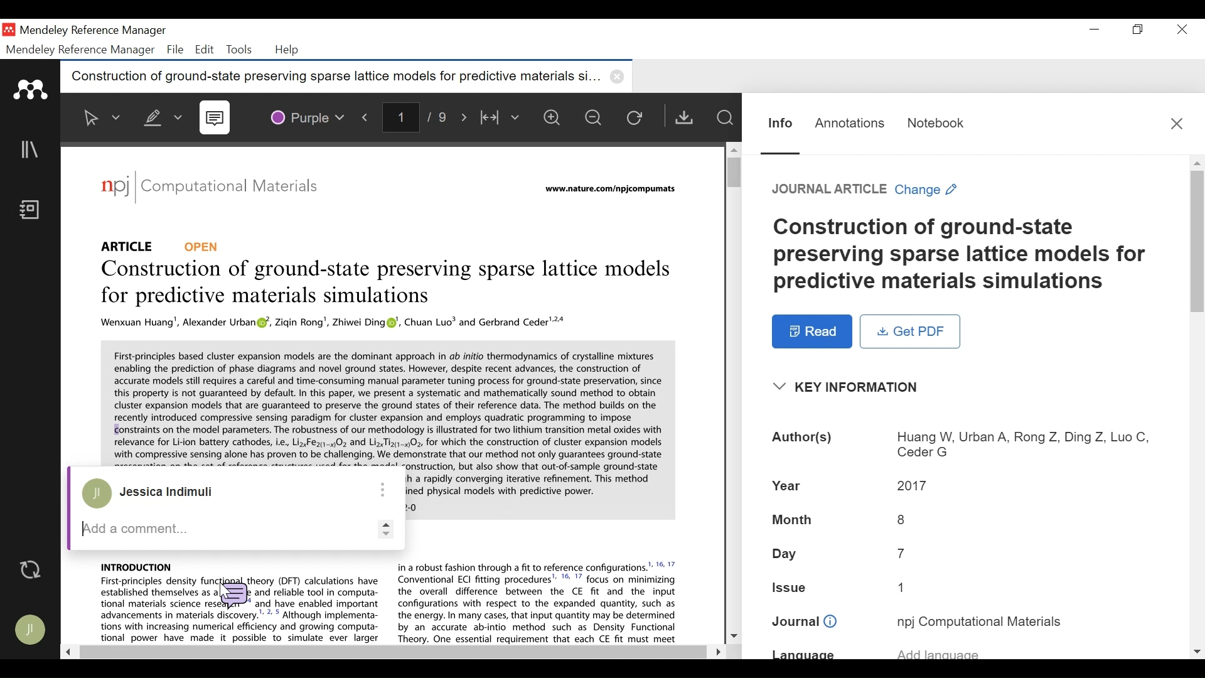 This screenshot has width=1205, height=678. I want to click on Scroll up, so click(1197, 163).